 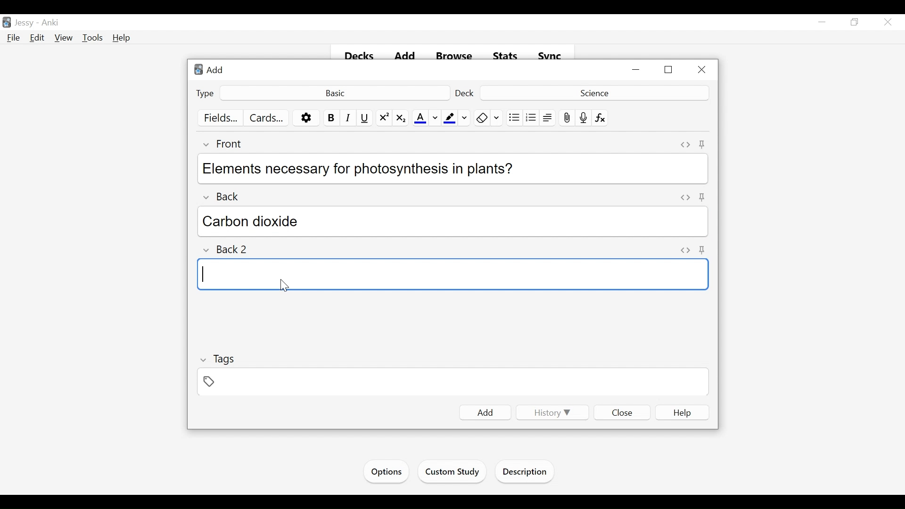 I want to click on Change color, so click(x=435, y=118).